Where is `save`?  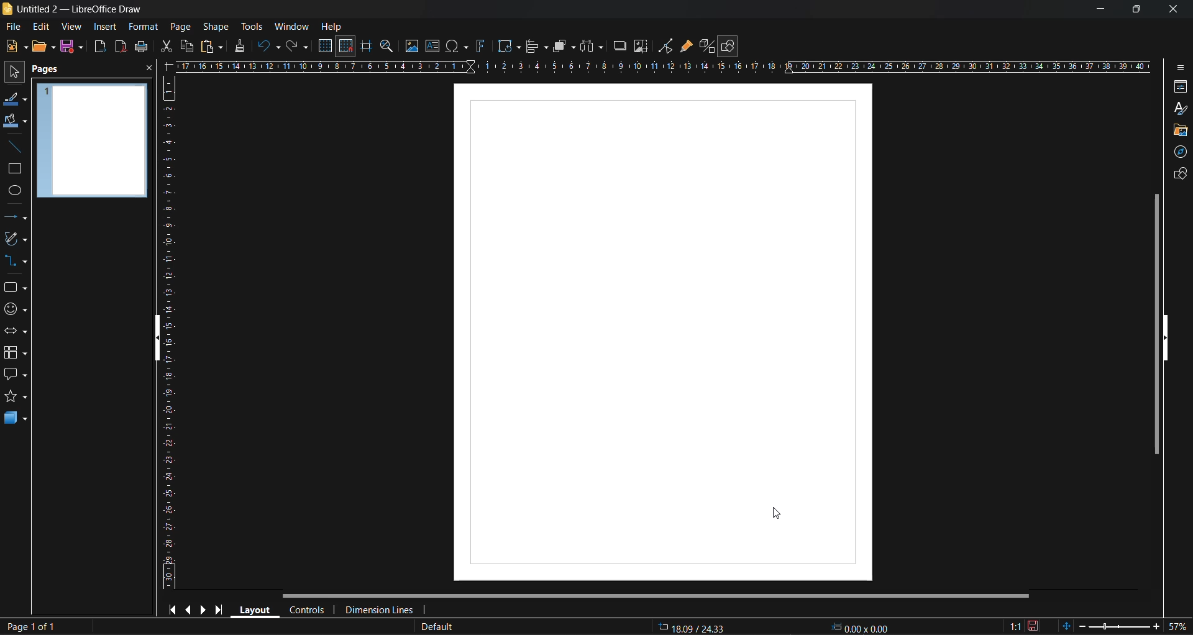 save is located at coordinates (75, 48).